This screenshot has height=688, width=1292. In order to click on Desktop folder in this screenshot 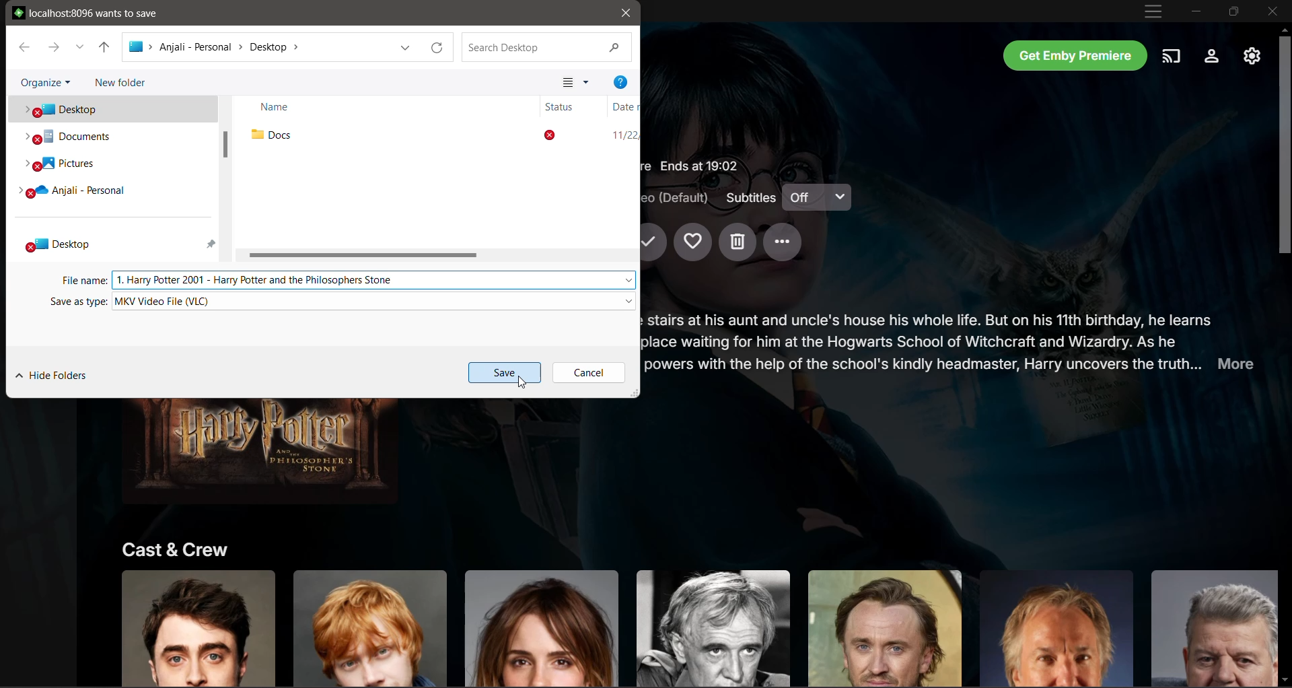, I will do `click(112, 244)`.